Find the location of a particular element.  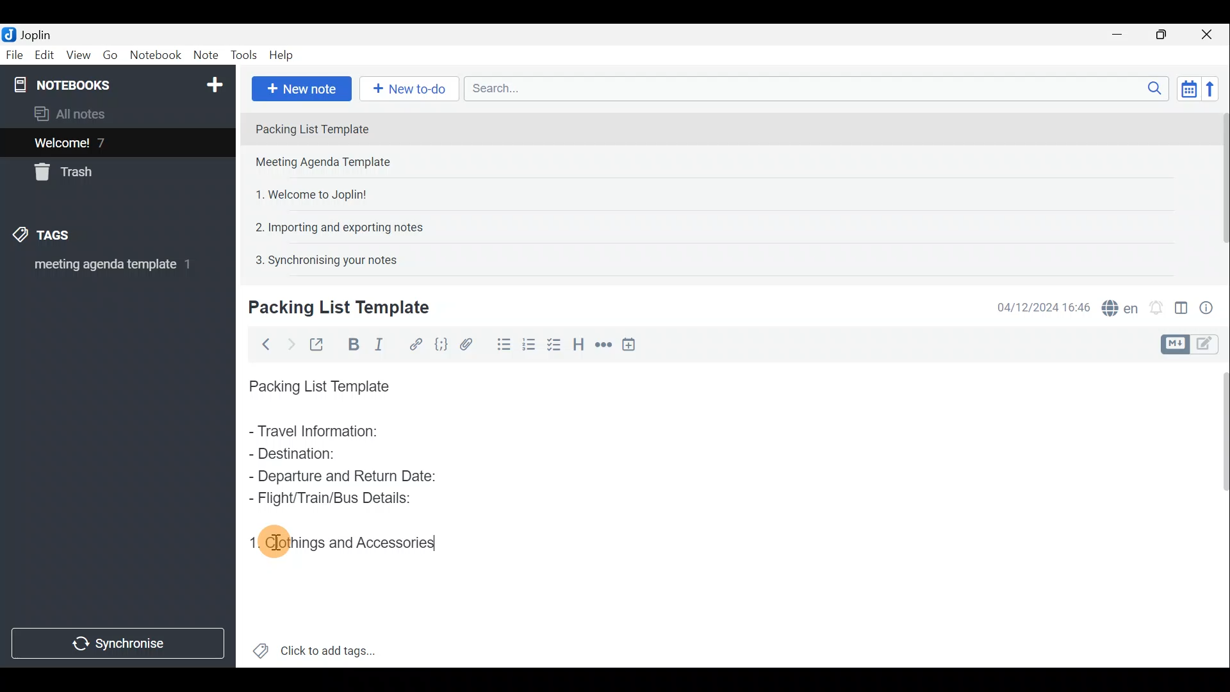

Note 4 is located at coordinates (332, 225).